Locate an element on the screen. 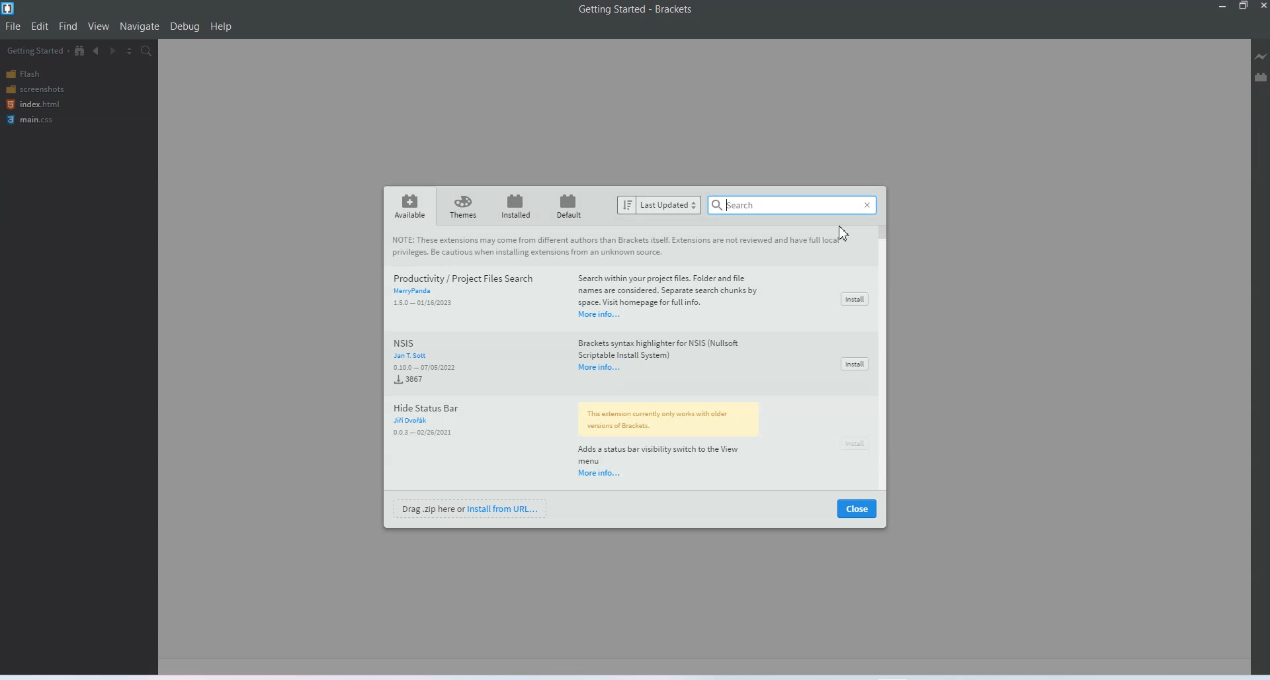 Image resolution: width=1270 pixels, height=680 pixels. Note is located at coordinates (668, 420).